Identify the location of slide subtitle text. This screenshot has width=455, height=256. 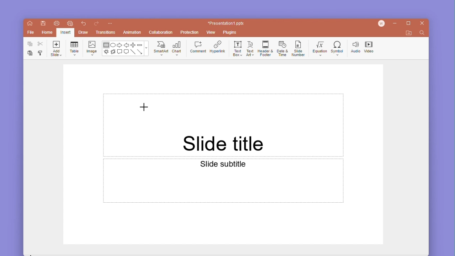
(223, 181).